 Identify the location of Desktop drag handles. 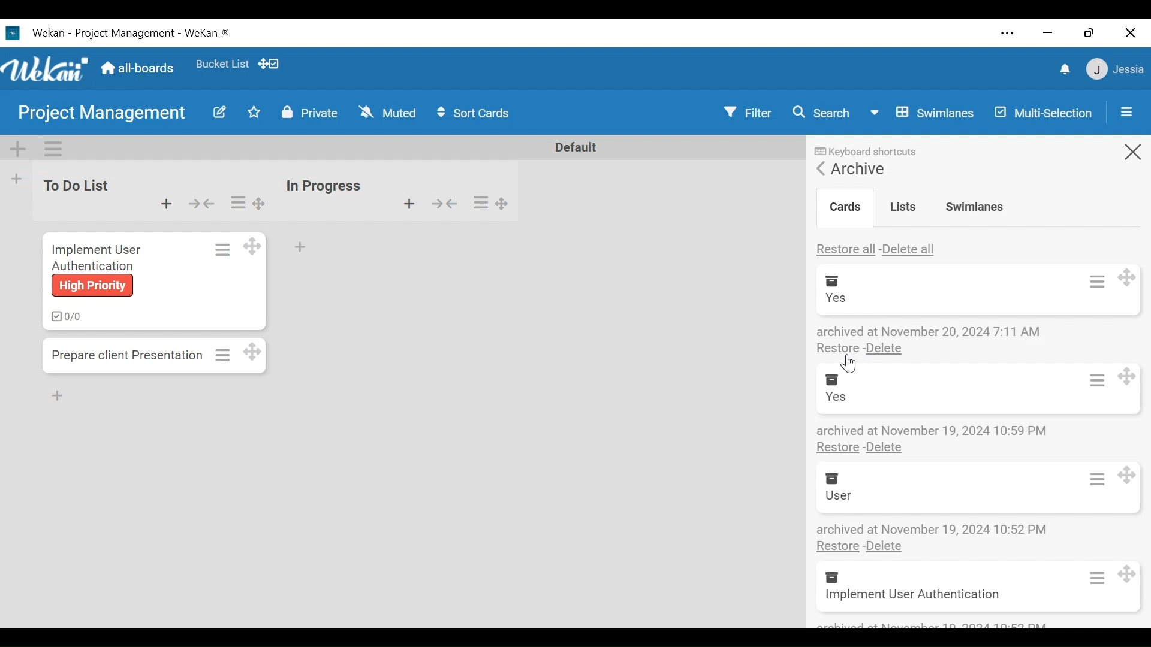
(1134, 575).